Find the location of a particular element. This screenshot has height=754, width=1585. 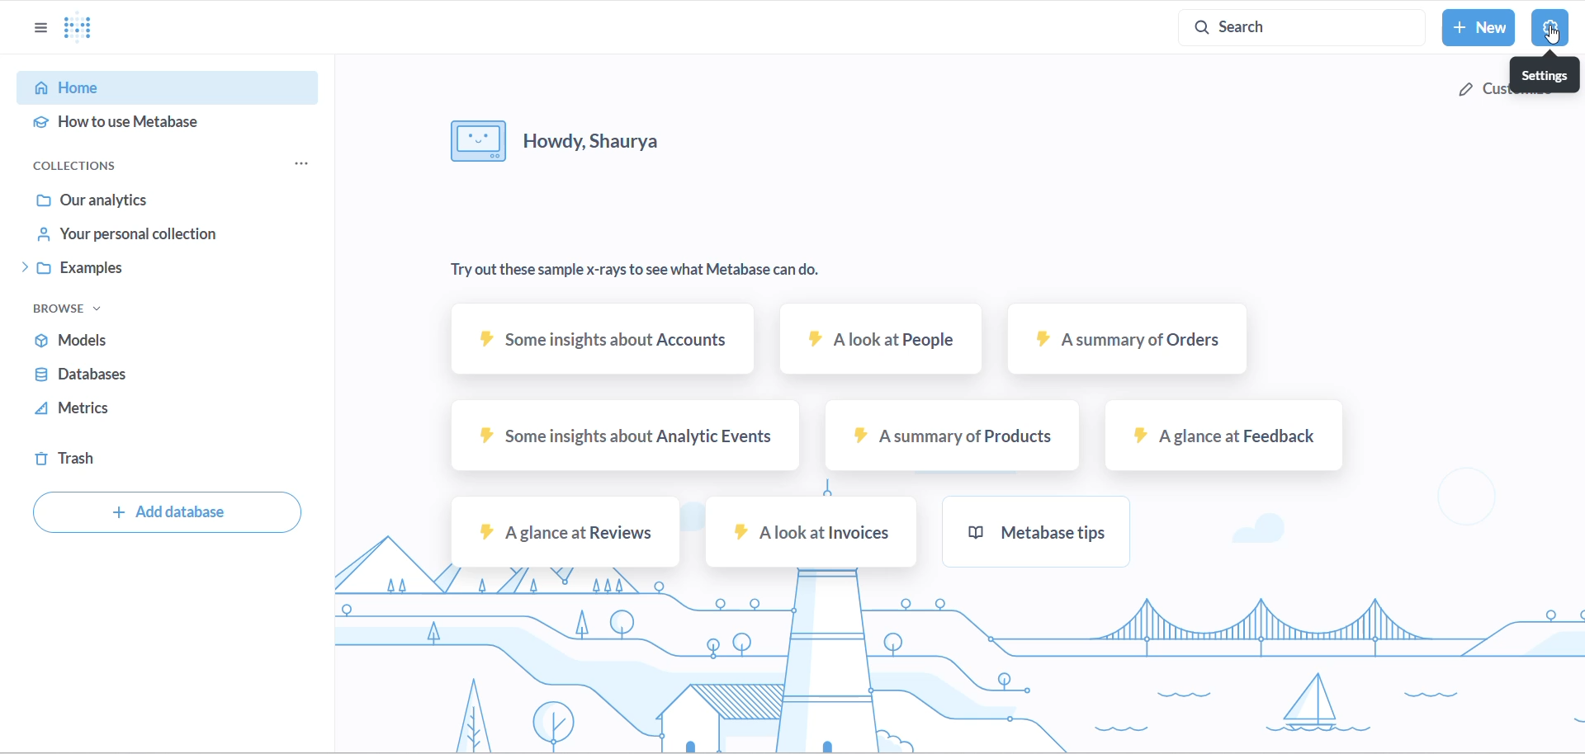

BROWSE is located at coordinates (81, 309).